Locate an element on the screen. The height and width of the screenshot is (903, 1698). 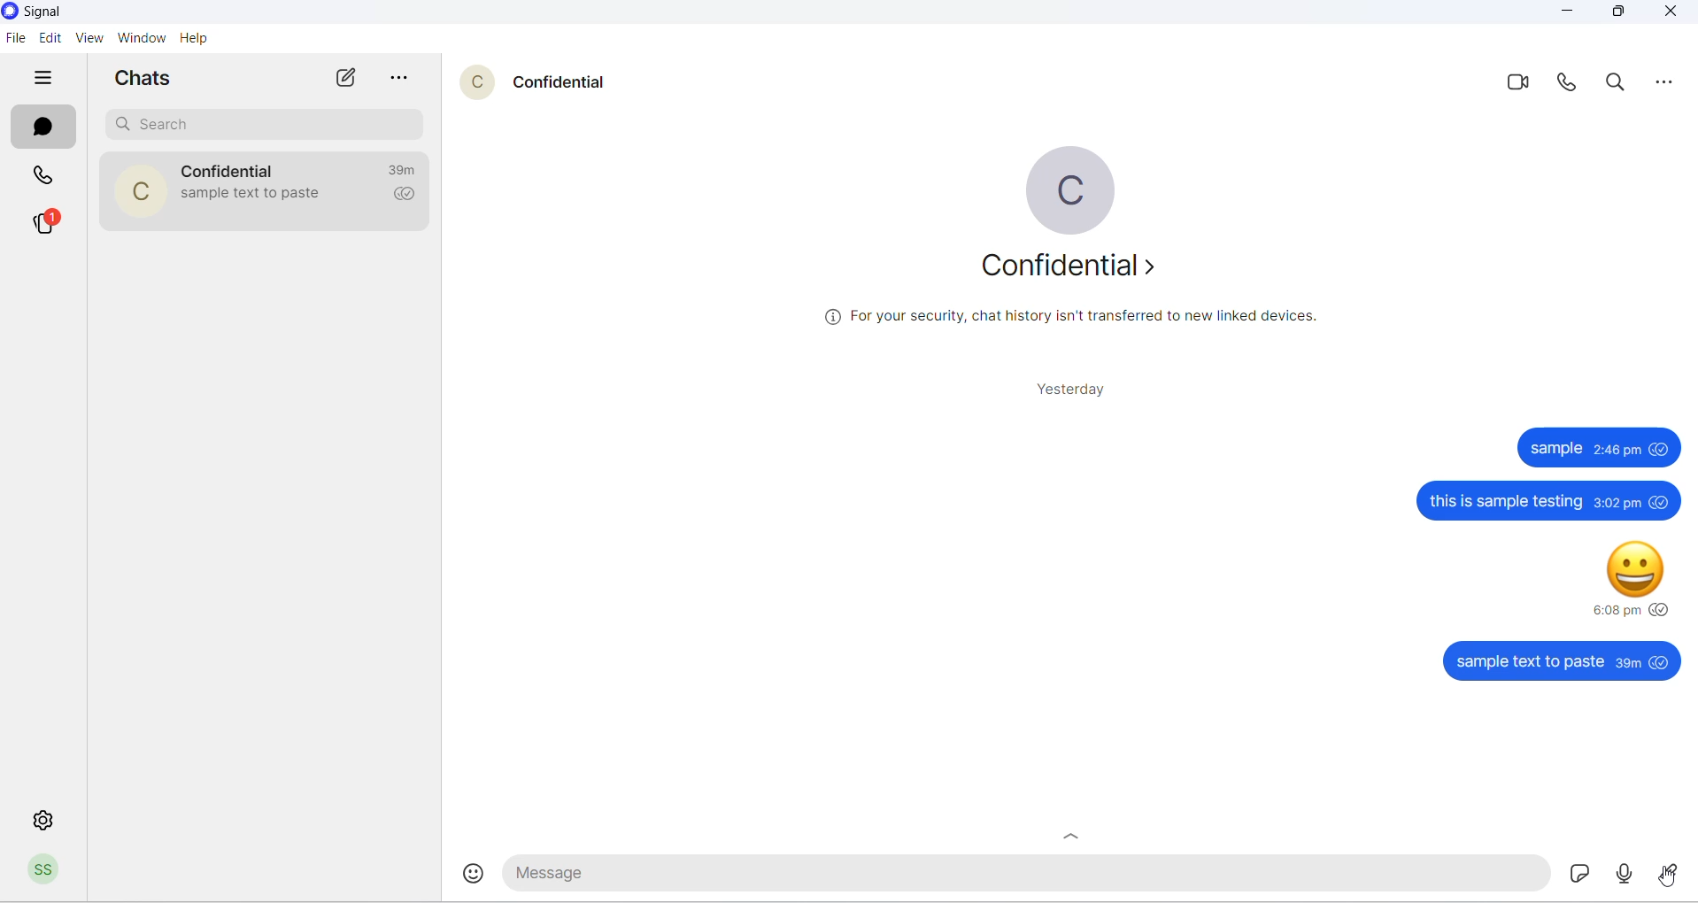
close is located at coordinates (1669, 14).